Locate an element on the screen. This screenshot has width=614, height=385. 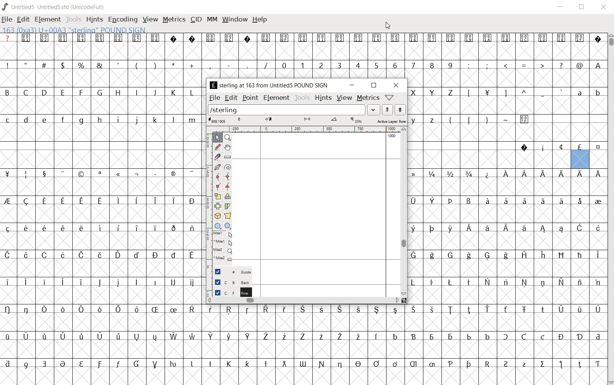
Symbol is located at coordinates (192, 336).